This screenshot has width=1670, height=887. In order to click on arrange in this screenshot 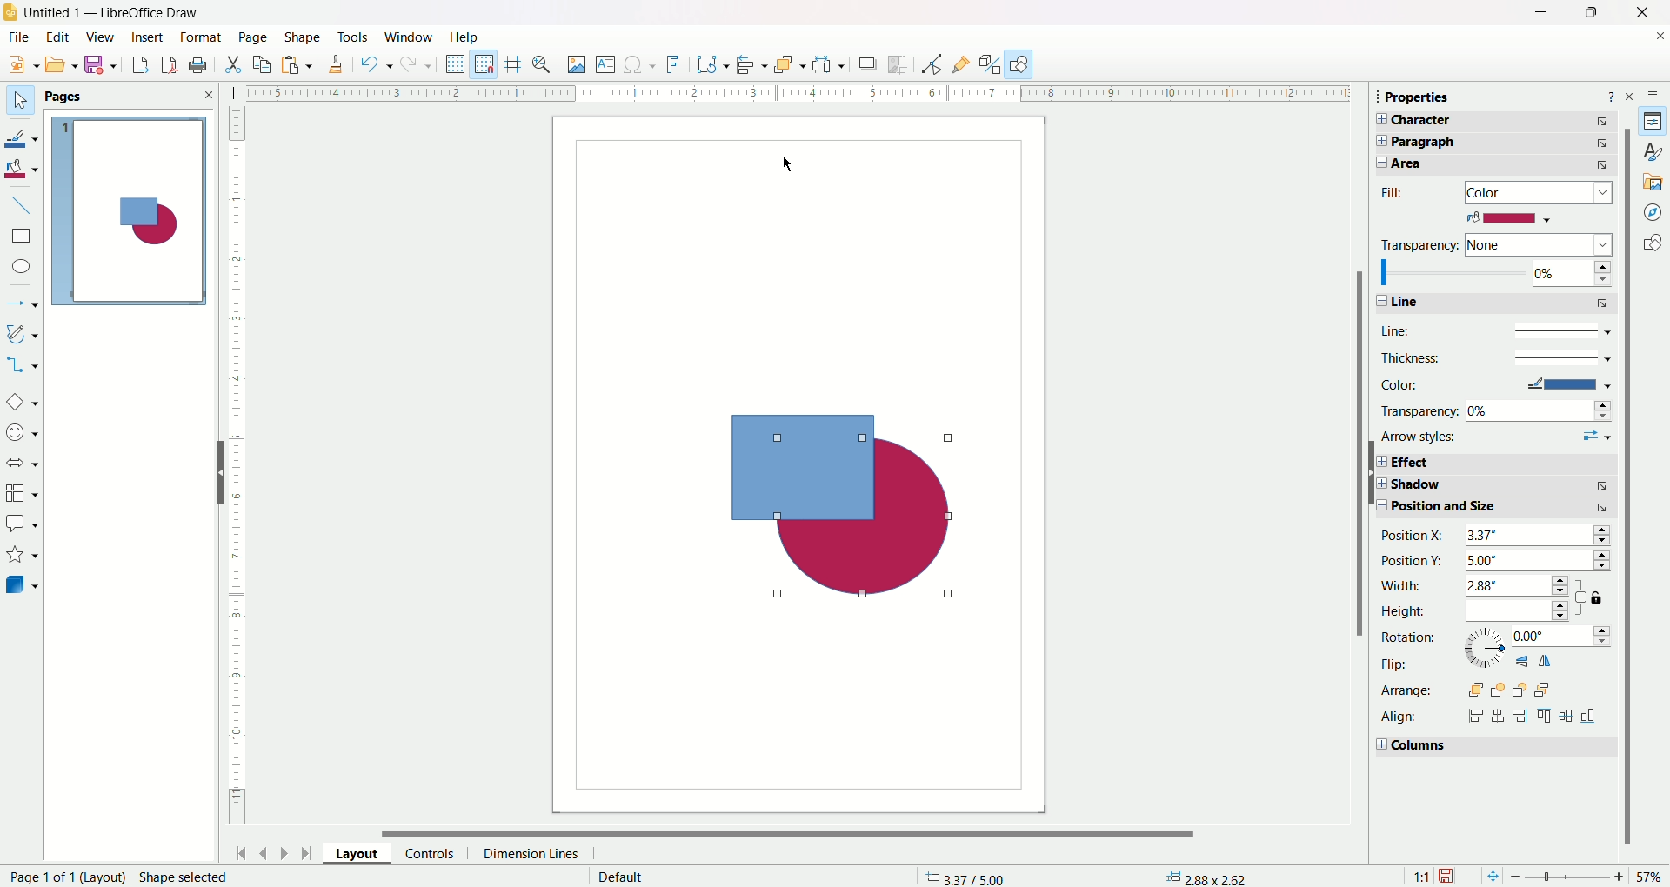, I will do `click(788, 64)`.